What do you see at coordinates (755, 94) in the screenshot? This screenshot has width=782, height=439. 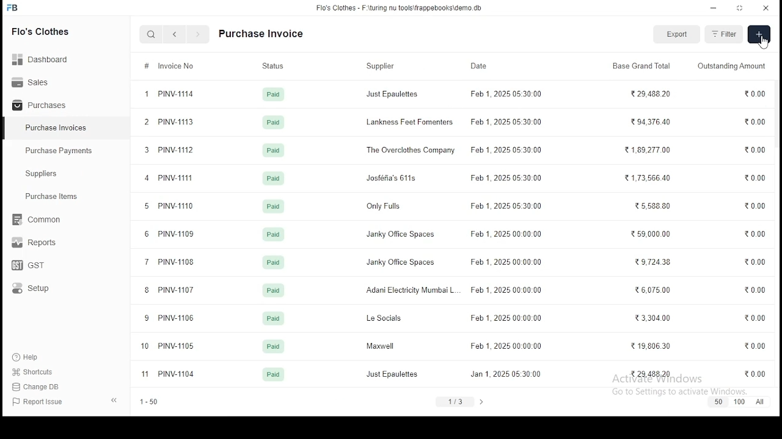 I see `0.00` at bounding box center [755, 94].